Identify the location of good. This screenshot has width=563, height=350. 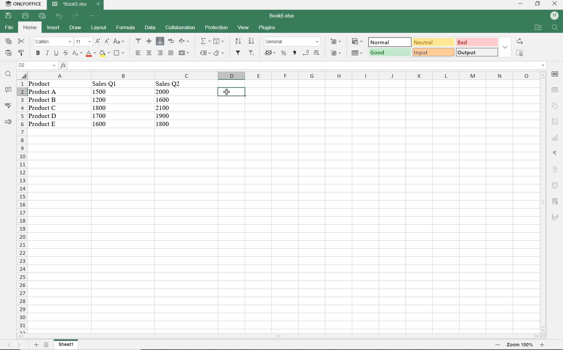
(389, 52).